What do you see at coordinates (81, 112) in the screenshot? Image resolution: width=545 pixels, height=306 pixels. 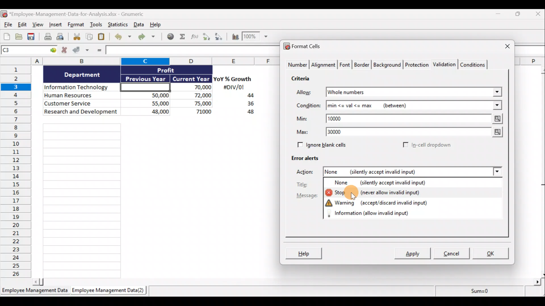 I see `Research and development` at bounding box center [81, 112].